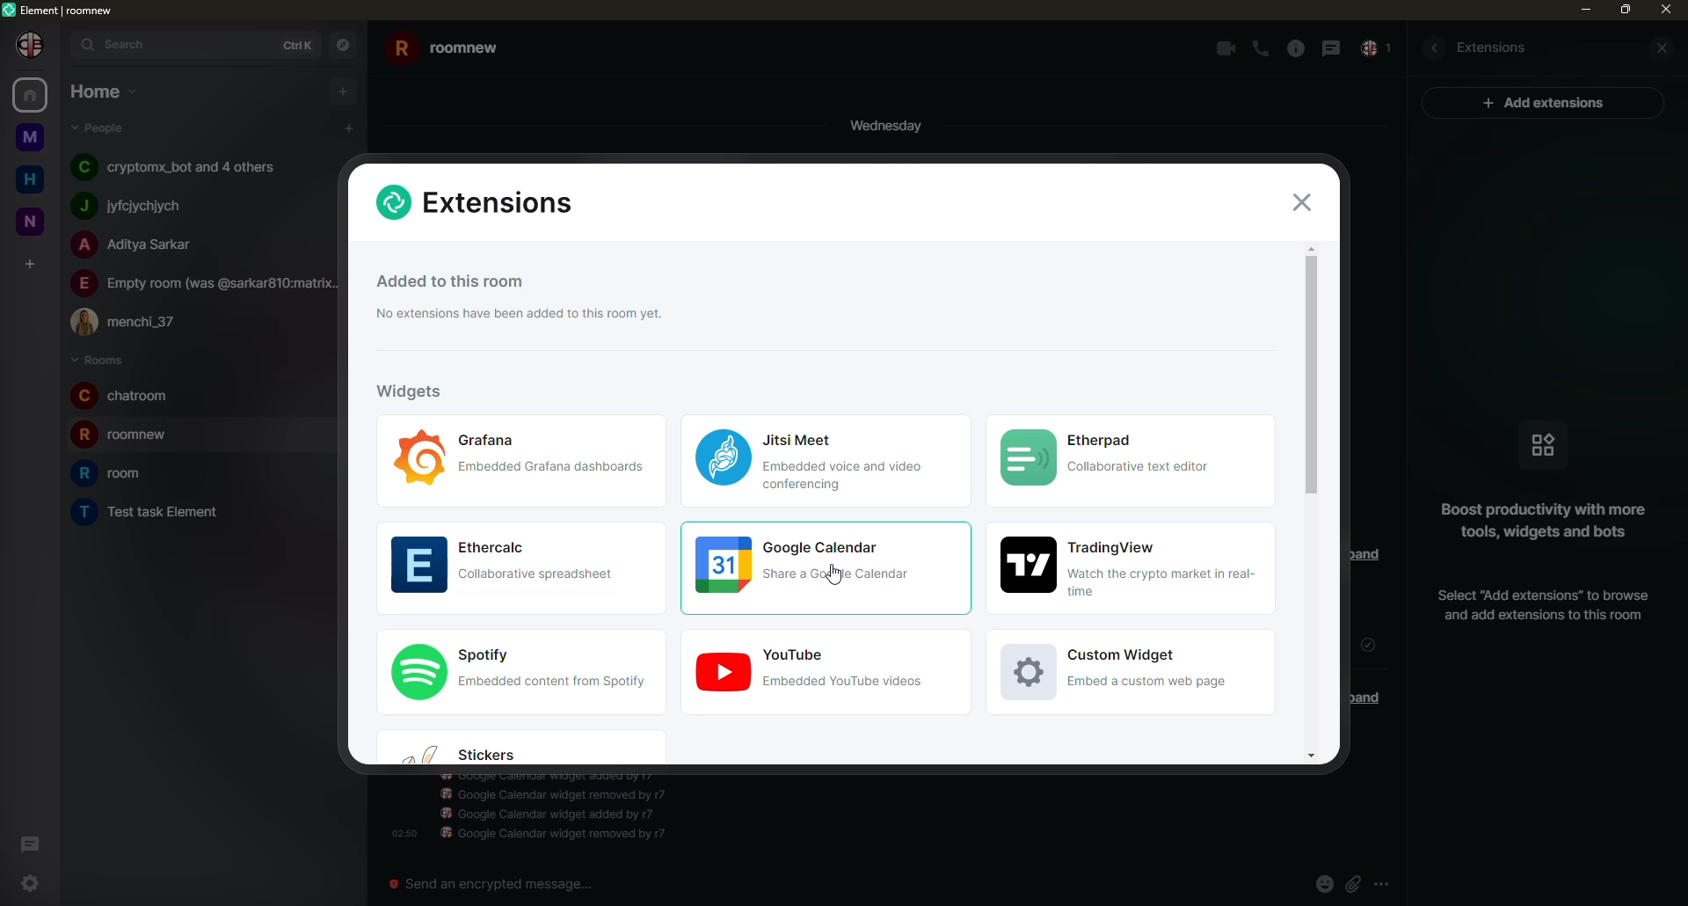  I want to click on search, so click(119, 47).